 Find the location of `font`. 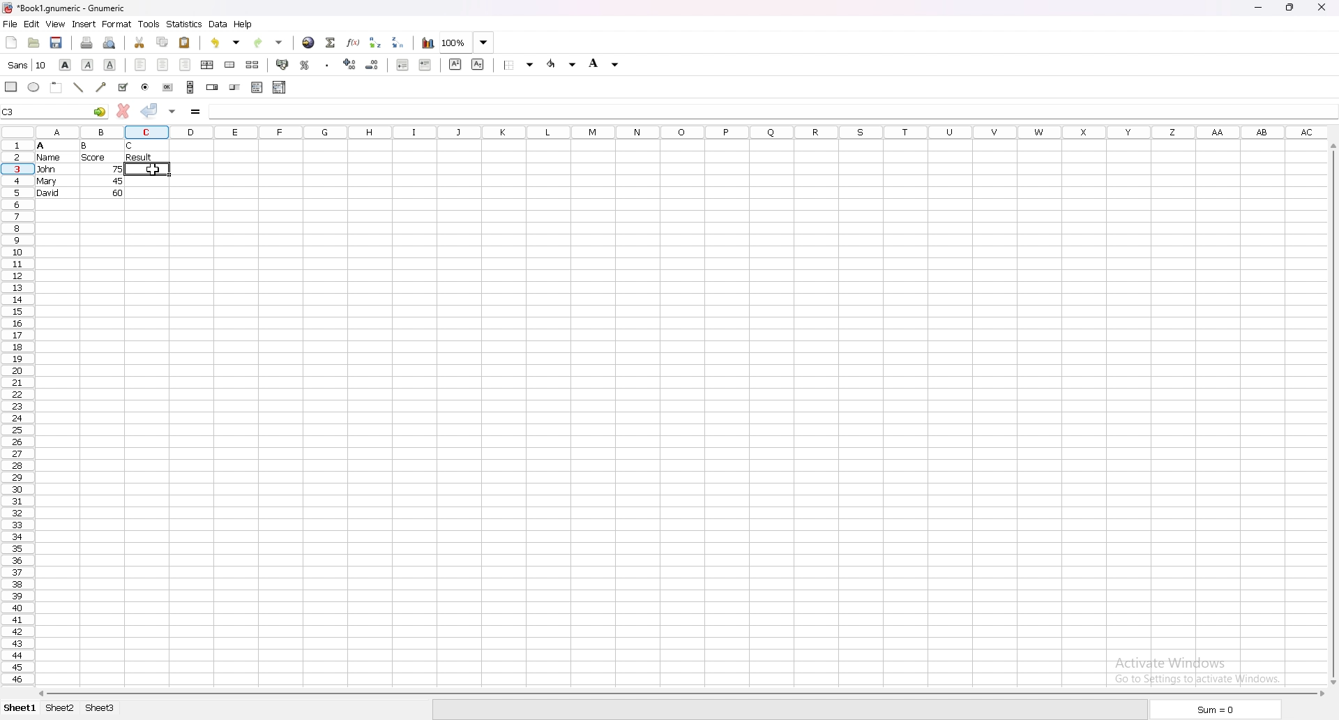

font is located at coordinates (27, 65).